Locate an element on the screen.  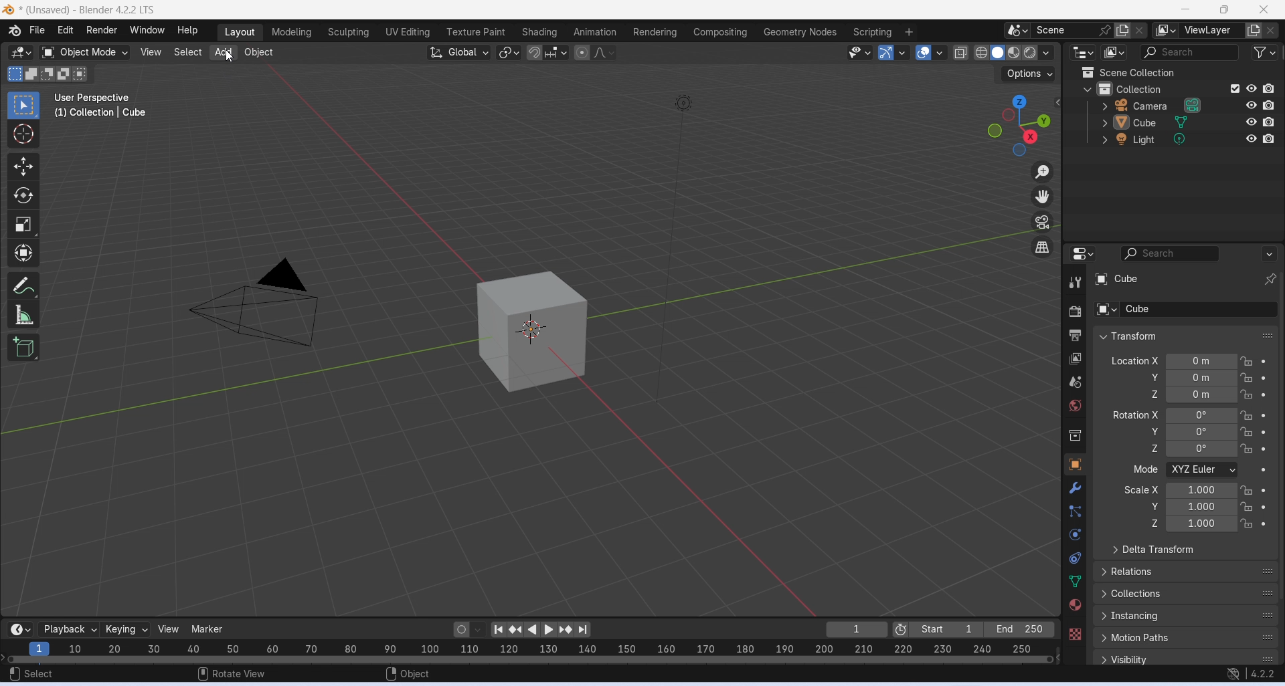
Cube is located at coordinates (1185, 309).